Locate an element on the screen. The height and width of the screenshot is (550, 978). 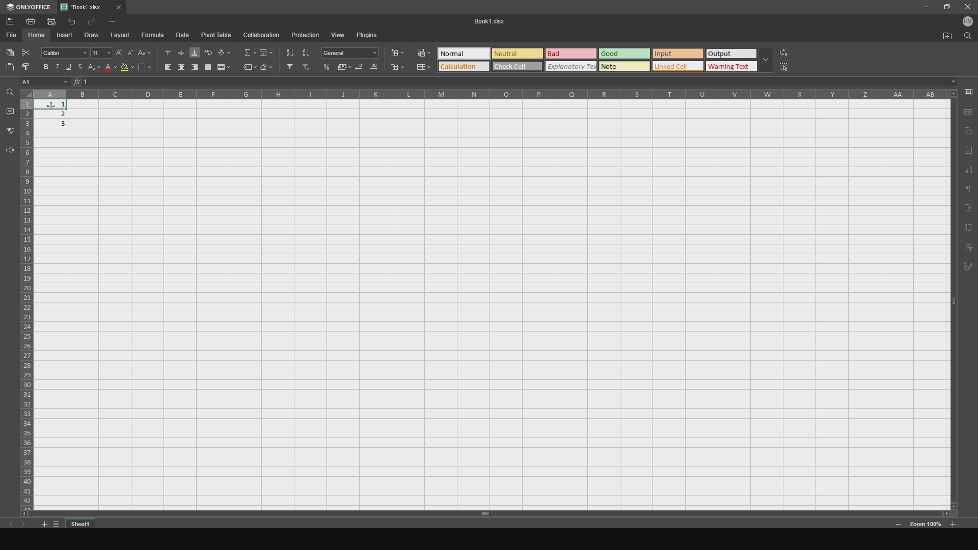
orientation is located at coordinates (226, 51).